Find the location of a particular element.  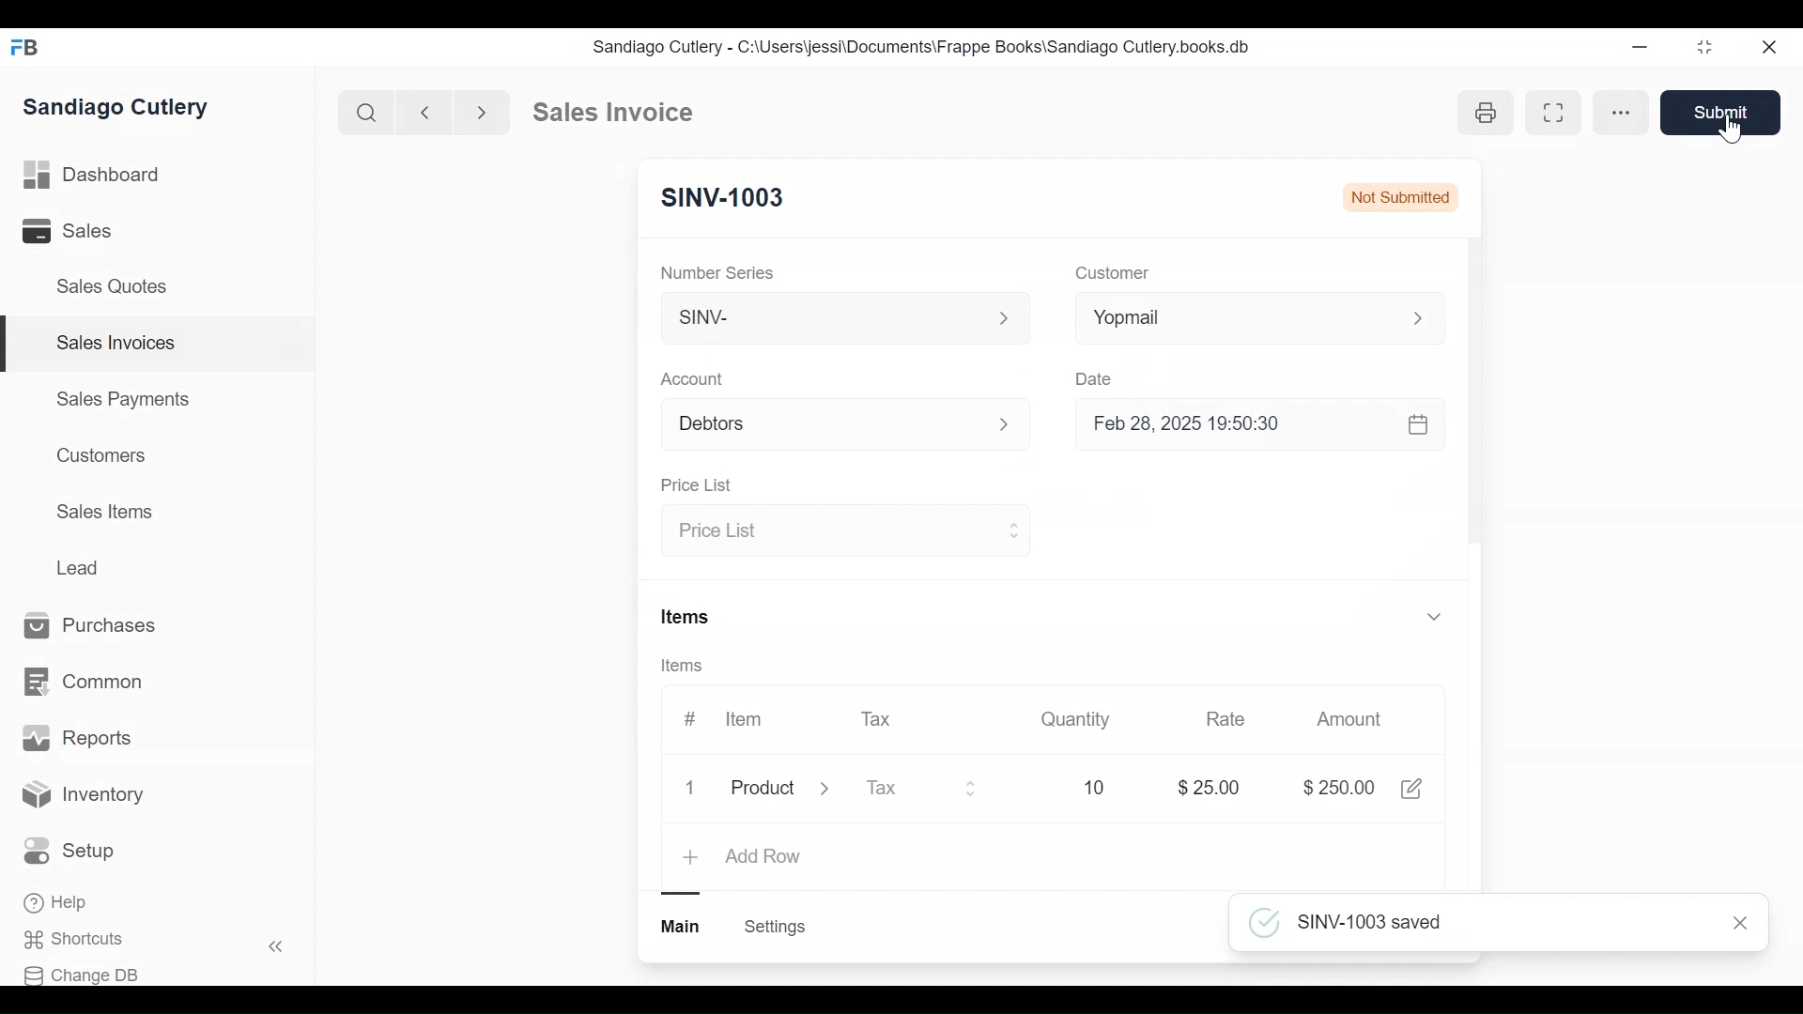

Sales Quotes is located at coordinates (118, 287).